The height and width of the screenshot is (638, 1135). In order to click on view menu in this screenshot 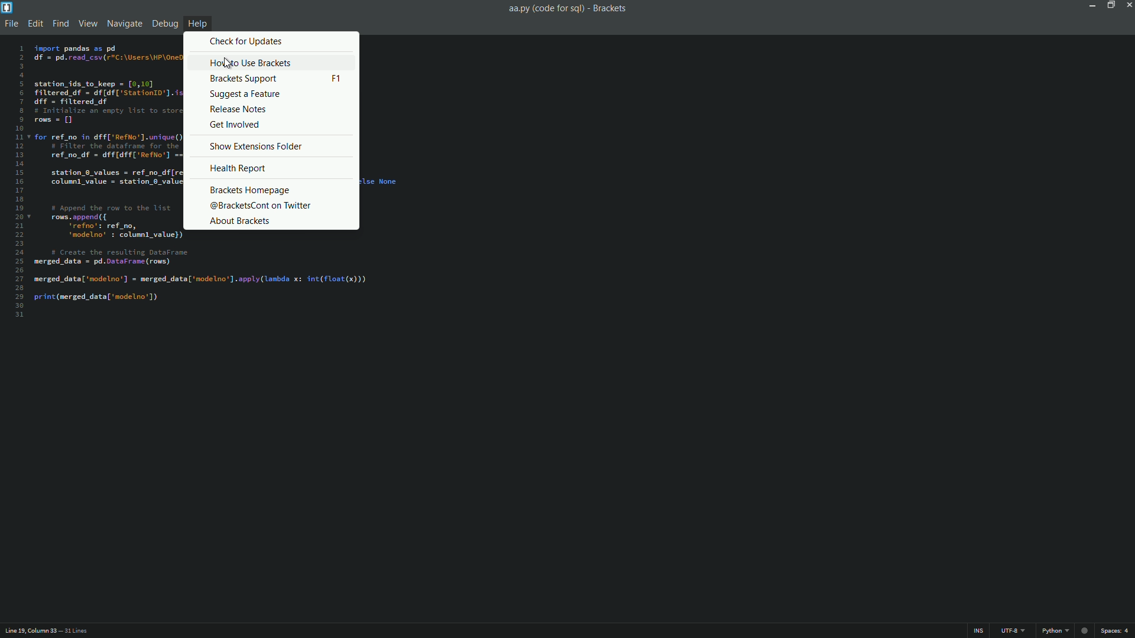, I will do `click(86, 25)`.